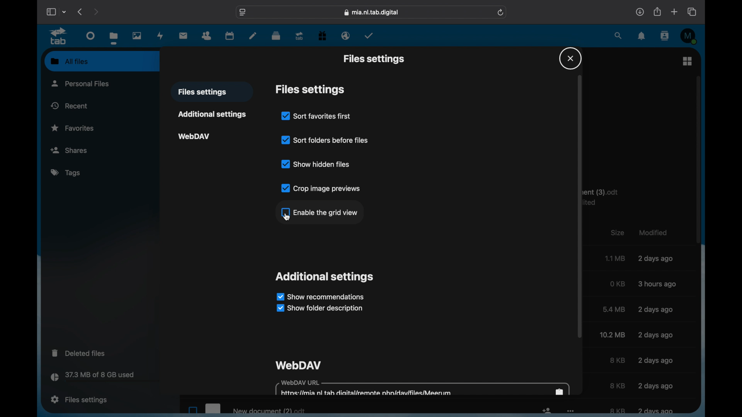 This screenshot has width=742, height=417. Describe the element at coordinates (656, 335) in the screenshot. I see `modified` at that location.